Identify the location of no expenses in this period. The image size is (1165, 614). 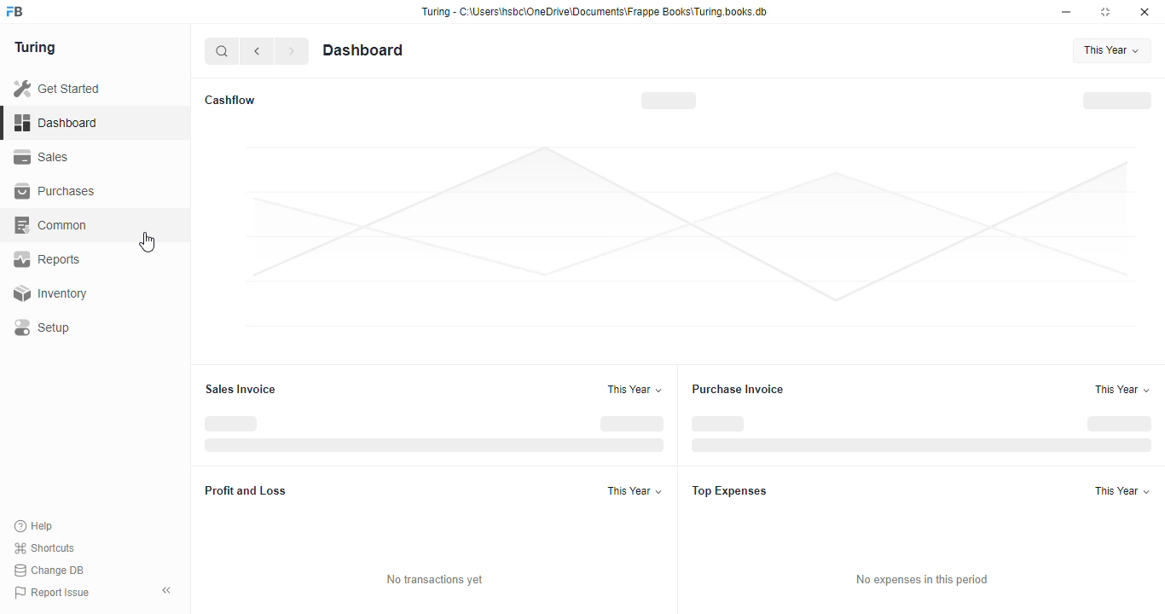
(921, 579).